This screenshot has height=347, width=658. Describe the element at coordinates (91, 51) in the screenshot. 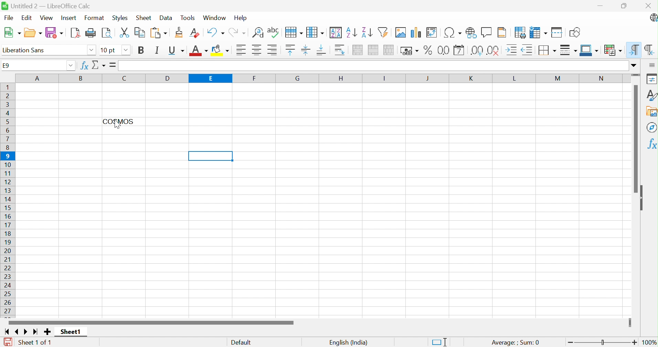

I see `Drop down` at that location.